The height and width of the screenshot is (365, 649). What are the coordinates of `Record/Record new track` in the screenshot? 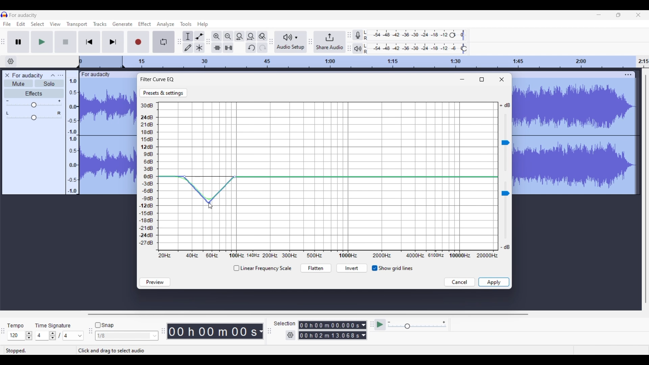 It's located at (140, 42).